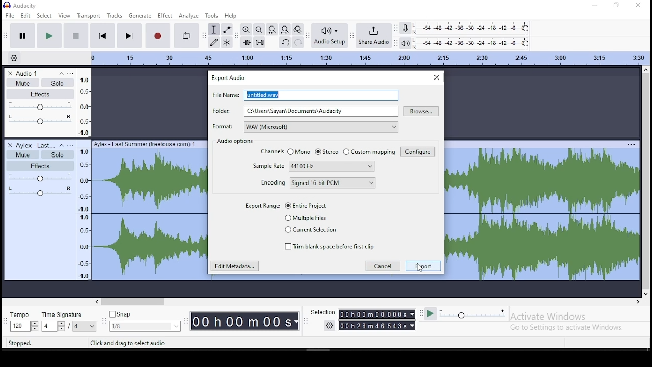 This screenshot has height=367, width=652. What do you see at coordinates (187, 36) in the screenshot?
I see `enable looping` at bounding box center [187, 36].